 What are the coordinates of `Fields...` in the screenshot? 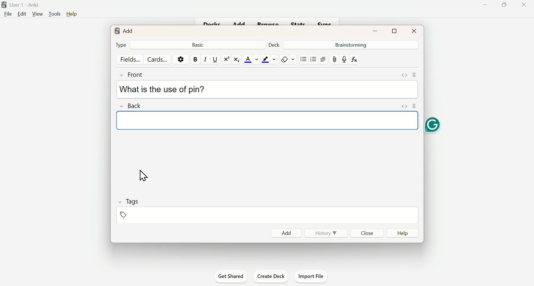 It's located at (131, 59).